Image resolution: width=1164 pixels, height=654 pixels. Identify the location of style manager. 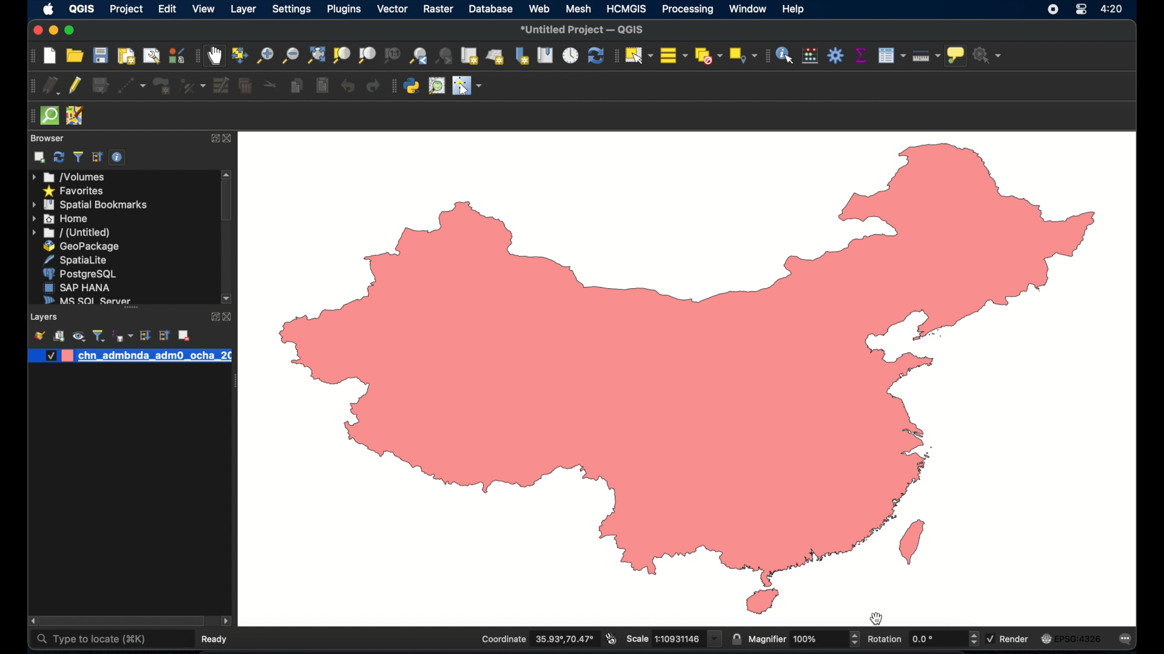
(176, 56).